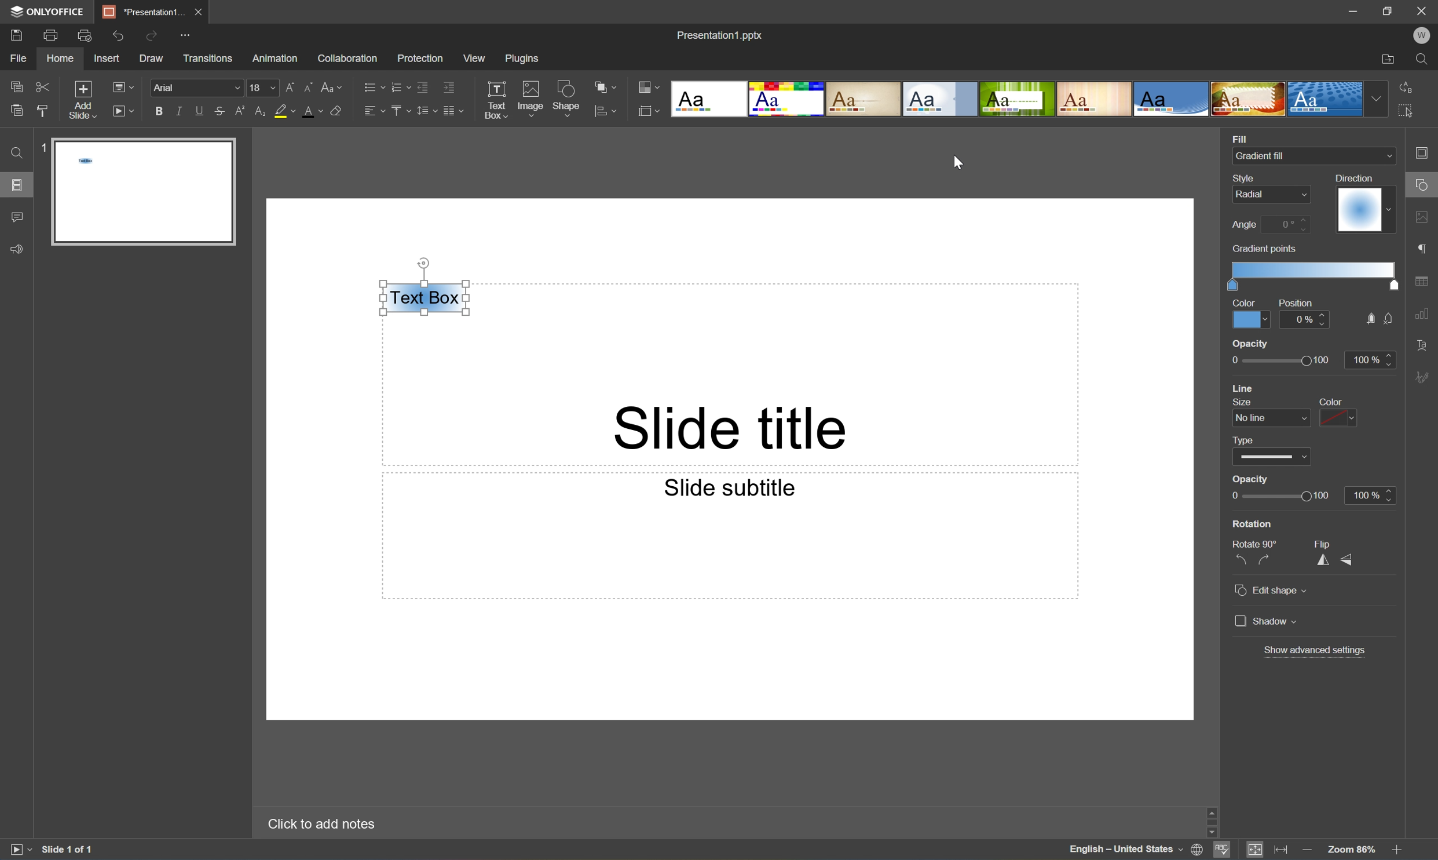 This screenshot has width=1438, height=860. What do you see at coordinates (21, 57) in the screenshot?
I see `File` at bounding box center [21, 57].